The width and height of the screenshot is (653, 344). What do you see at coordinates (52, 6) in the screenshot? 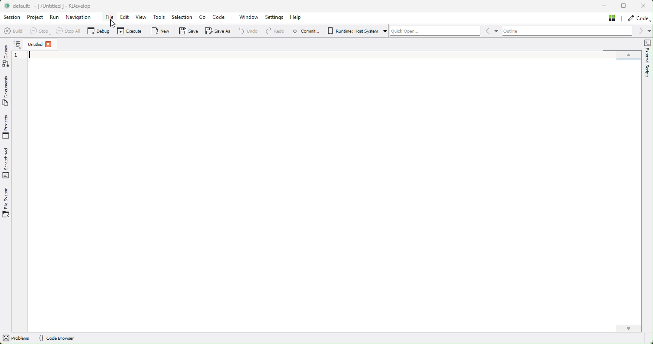
I see `default: -[/Untitled ] - KDevelop` at bounding box center [52, 6].